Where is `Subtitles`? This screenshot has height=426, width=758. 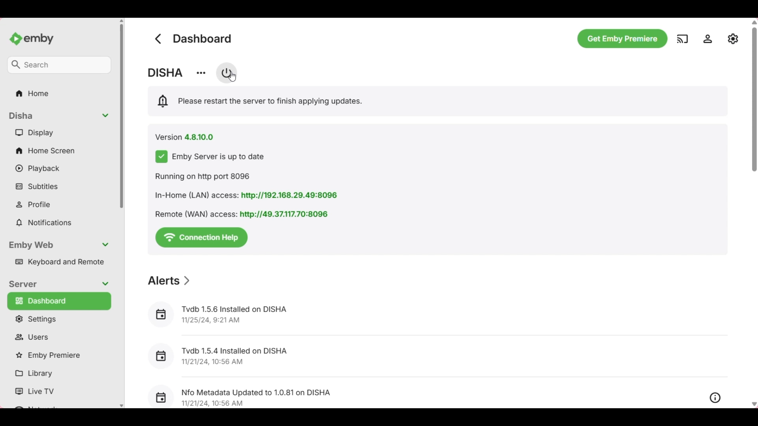 Subtitles is located at coordinates (59, 186).